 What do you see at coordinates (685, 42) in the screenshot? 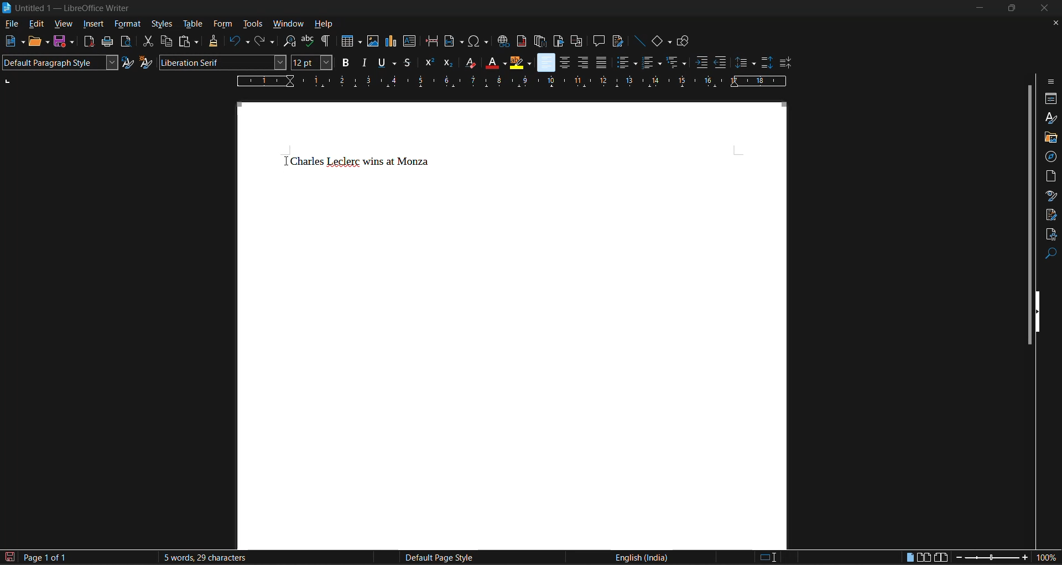
I see `show draw functions` at bounding box center [685, 42].